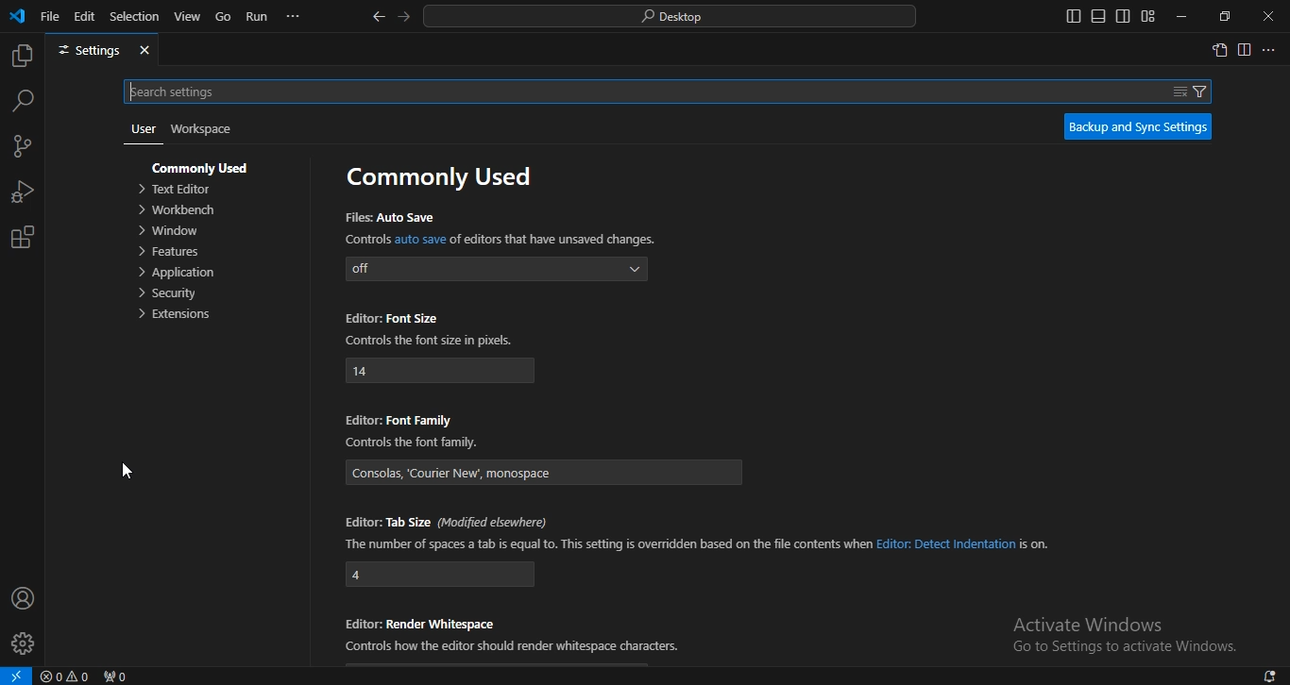  I want to click on customize layout, so click(1149, 15).